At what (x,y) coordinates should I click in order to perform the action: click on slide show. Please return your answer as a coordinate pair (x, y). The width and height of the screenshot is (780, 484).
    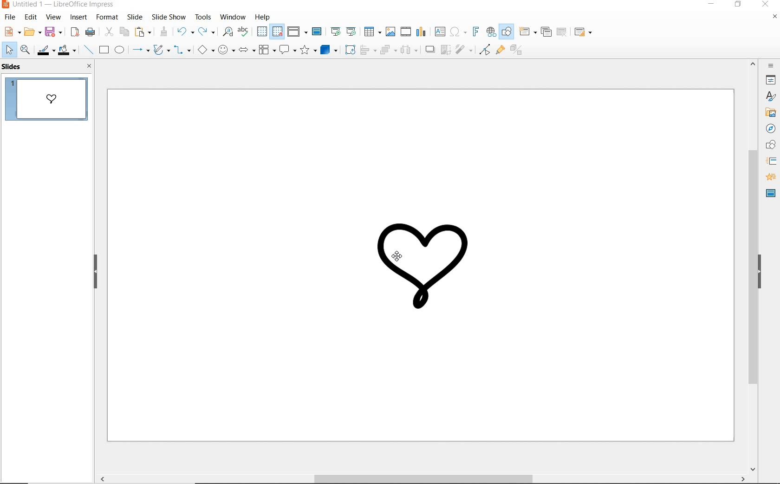
    Looking at the image, I should click on (168, 17).